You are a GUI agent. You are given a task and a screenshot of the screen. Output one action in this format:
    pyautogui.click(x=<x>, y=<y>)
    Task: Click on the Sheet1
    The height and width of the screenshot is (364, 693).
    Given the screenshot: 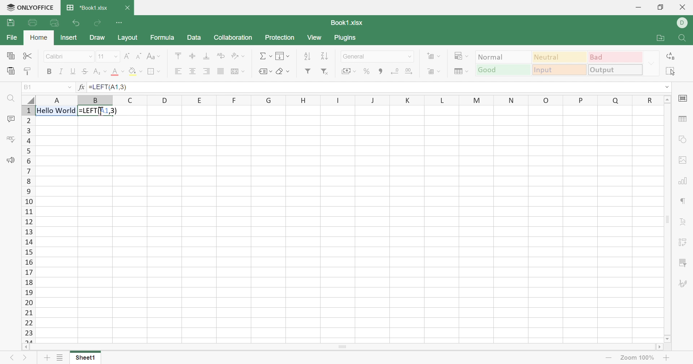 What is the action you would take?
    pyautogui.click(x=86, y=358)
    